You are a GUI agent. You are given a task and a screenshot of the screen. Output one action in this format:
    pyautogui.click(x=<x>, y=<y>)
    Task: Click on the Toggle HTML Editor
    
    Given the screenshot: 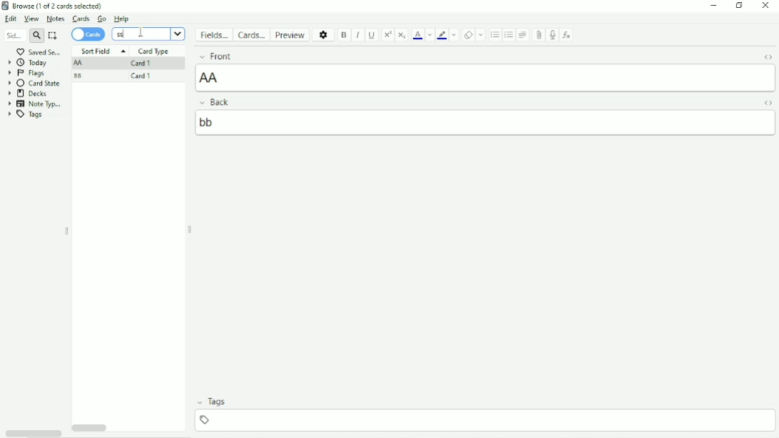 What is the action you would take?
    pyautogui.click(x=768, y=103)
    